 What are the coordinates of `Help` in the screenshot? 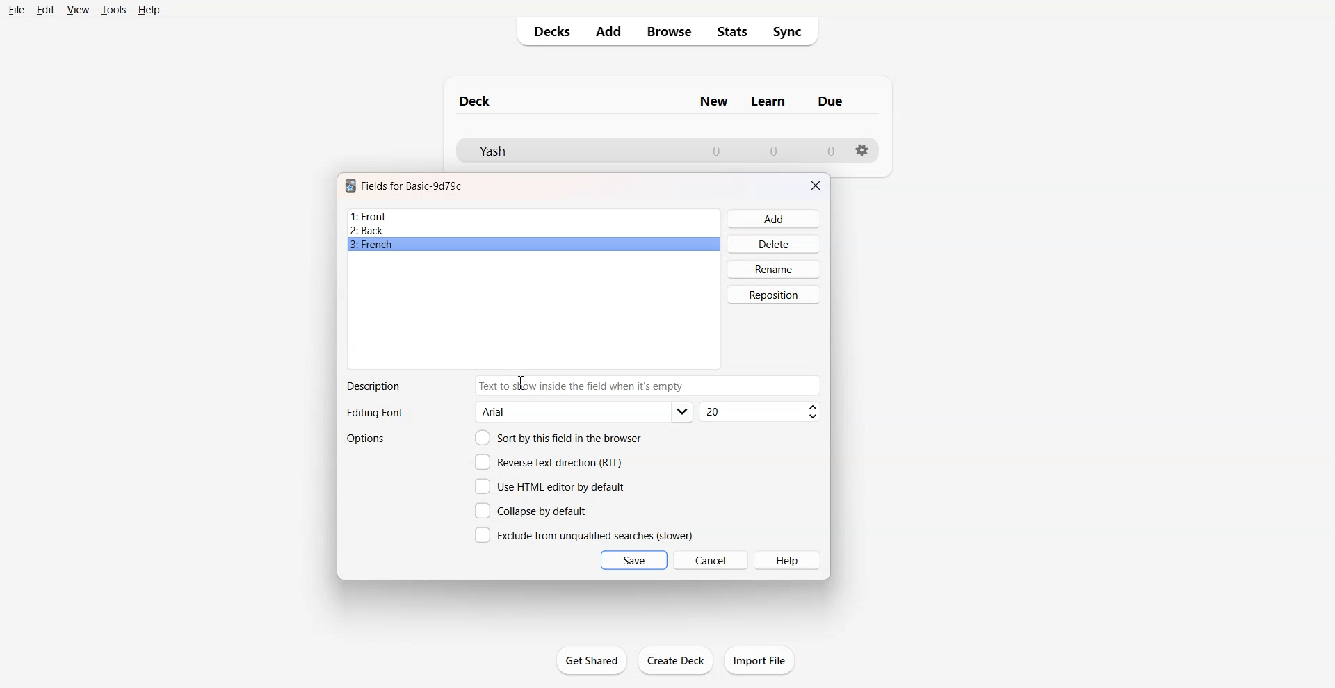 It's located at (149, 10).